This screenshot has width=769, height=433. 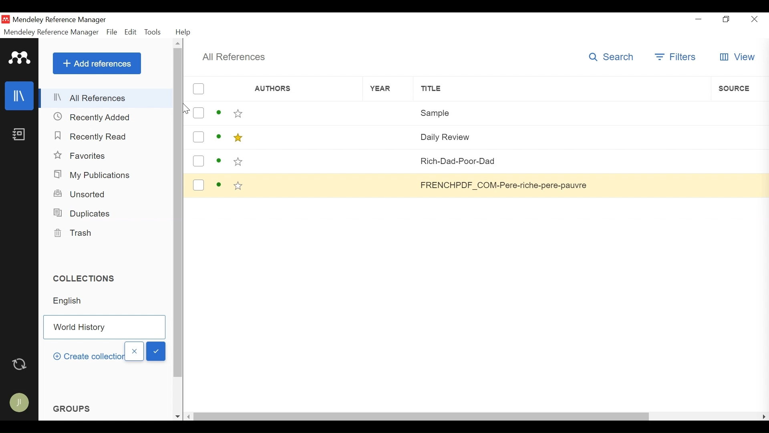 What do you see at coordinates (190, 416) in the screenshot?
I see `Scroll left` at bounding box center [190, 416].